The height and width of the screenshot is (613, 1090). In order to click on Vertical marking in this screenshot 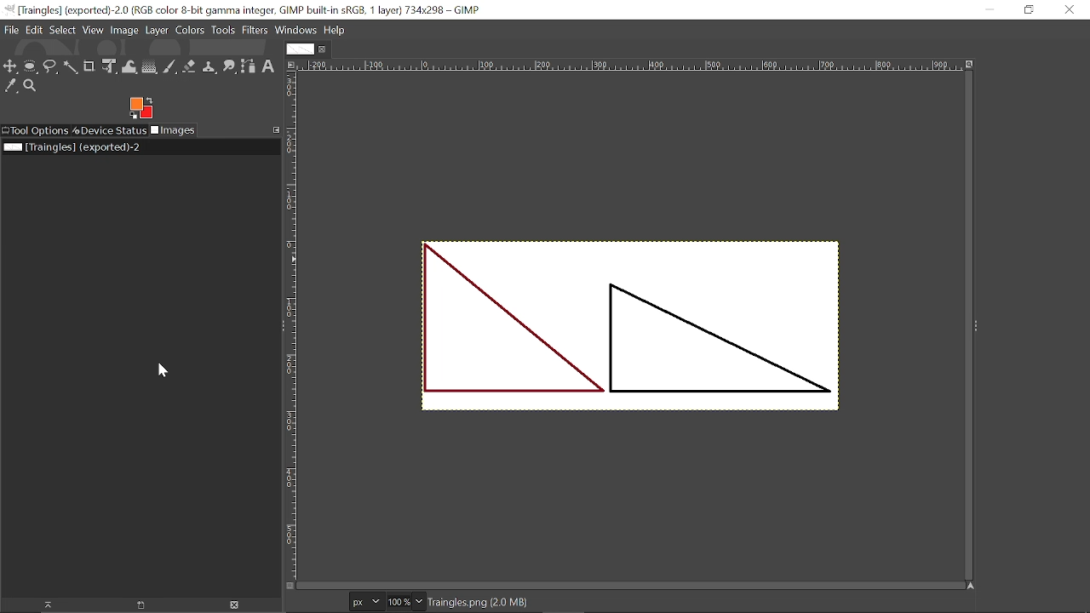, I will do `click(292, 324)`.